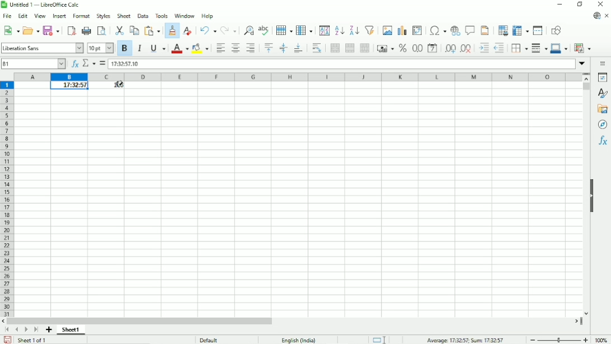  What do you see at coordinates (300, 339) in the screenshot?
I see `English (India)` at bounding box center [300, 339].